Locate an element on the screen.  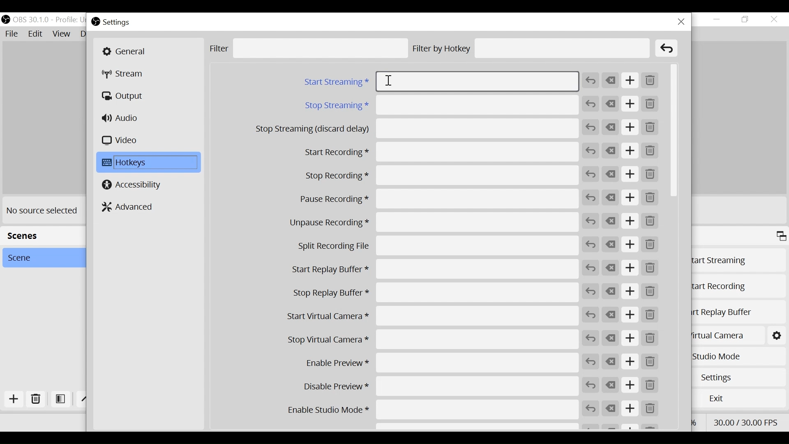
Clear is located at coordinates (610, 268).